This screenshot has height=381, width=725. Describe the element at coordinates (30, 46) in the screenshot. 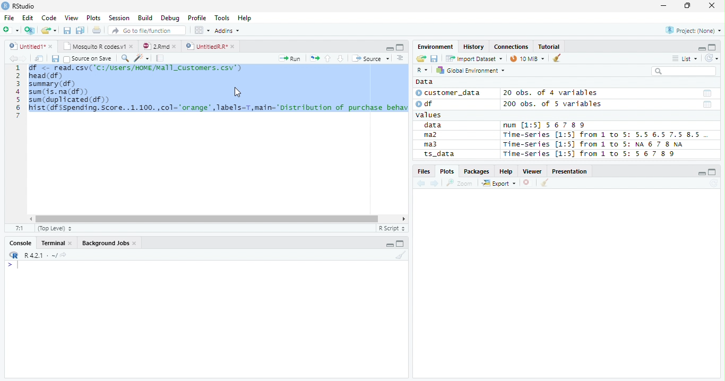

I see `Untitiled1` at that location.